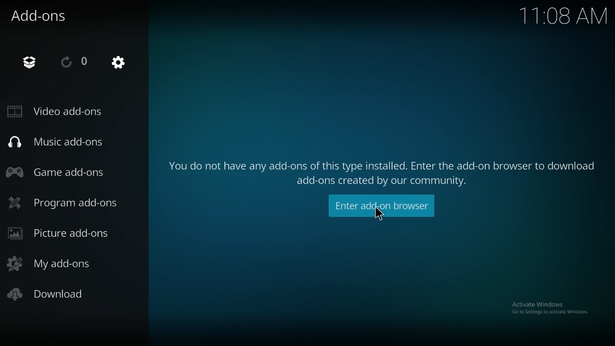 The height and width of the screenshot is (346, 615). I want to click on program add ons, so click(65, 202).